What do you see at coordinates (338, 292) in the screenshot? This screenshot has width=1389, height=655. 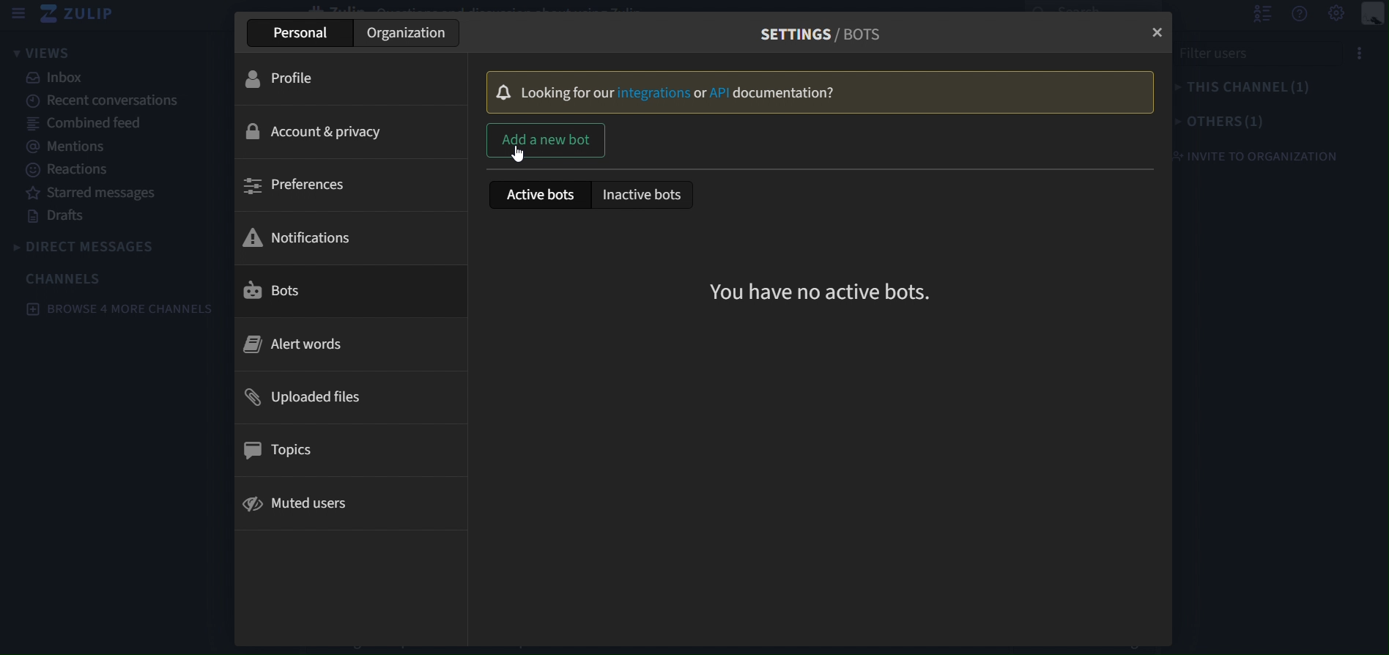 I see `bots` at bounding box center [338, 292].